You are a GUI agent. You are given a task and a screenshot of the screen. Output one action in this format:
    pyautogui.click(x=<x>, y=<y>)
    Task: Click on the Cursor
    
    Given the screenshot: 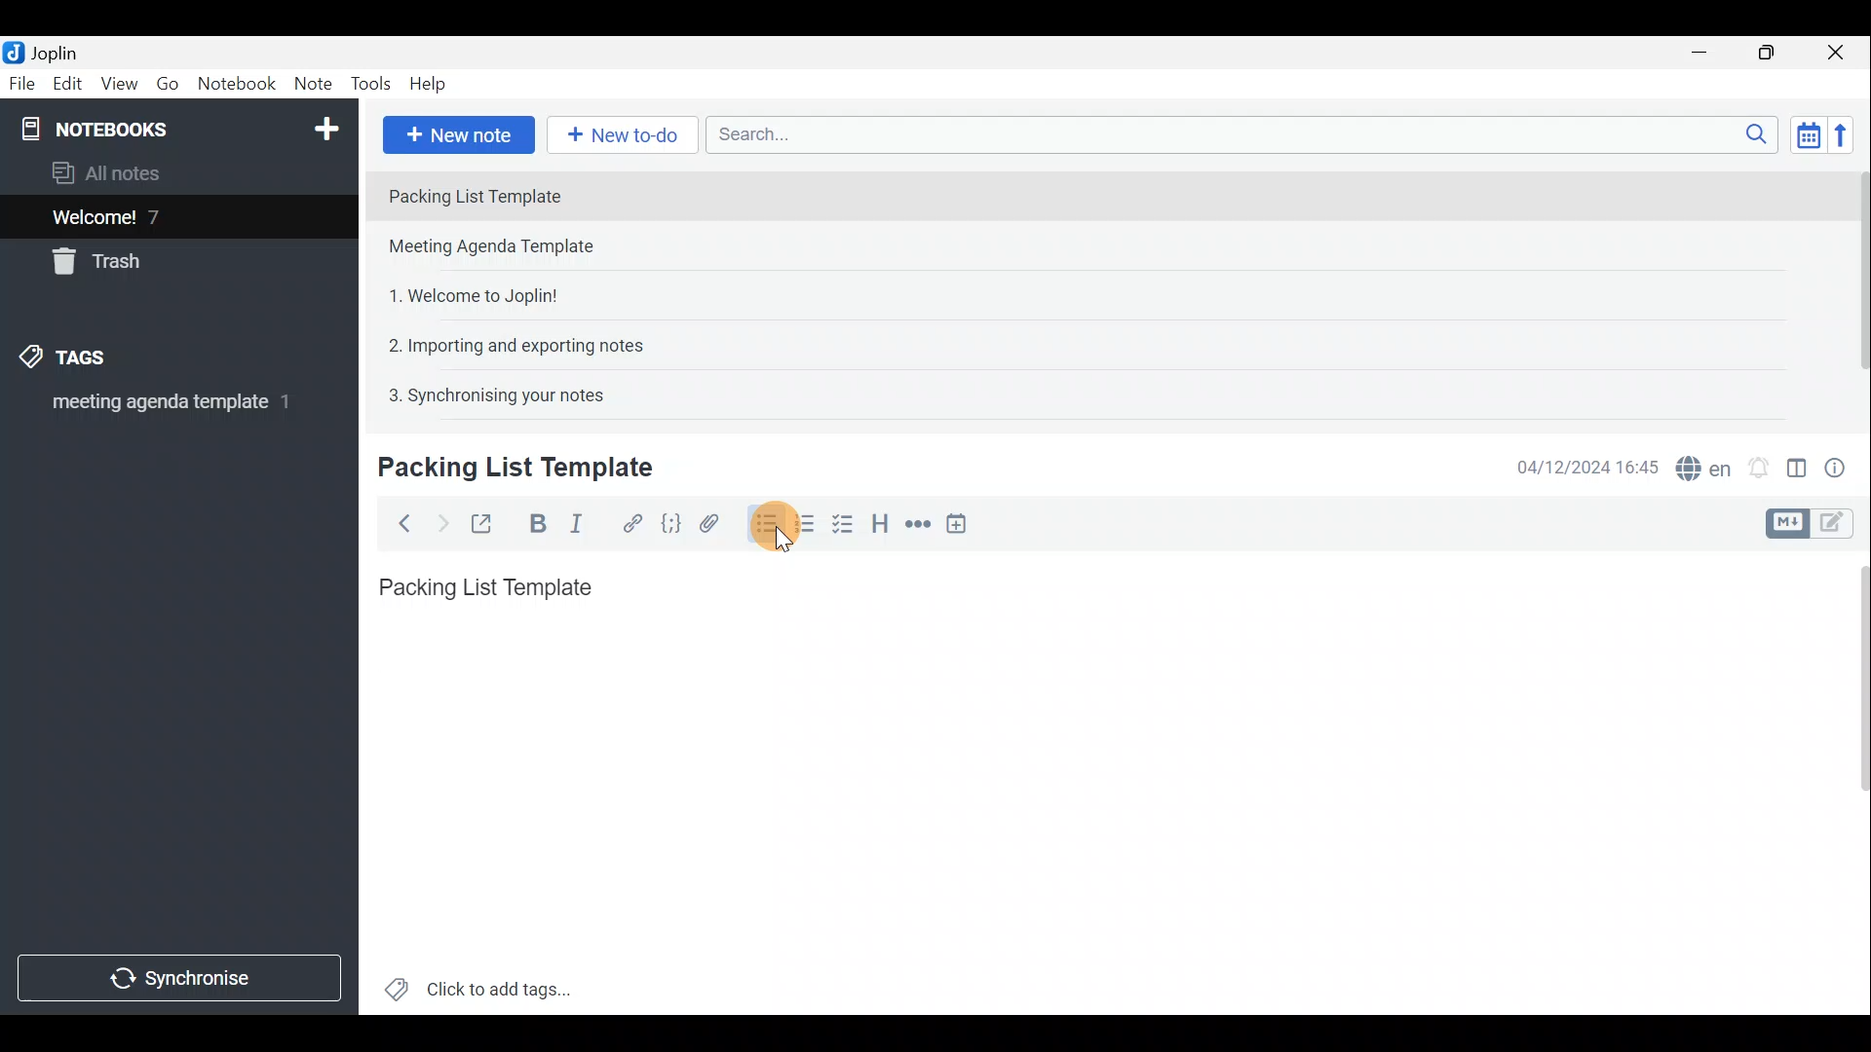 What is the action you would take?
    pyautogui.click(x=770, y=540)
    